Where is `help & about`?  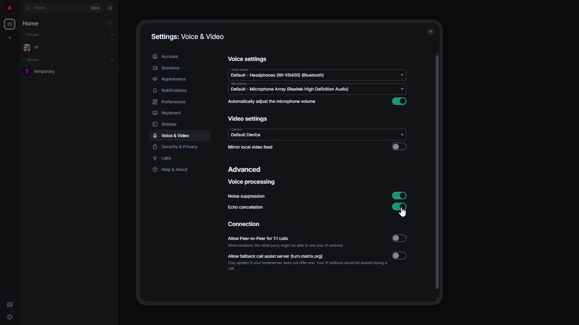 help & about is located at coordinates (171, 168).